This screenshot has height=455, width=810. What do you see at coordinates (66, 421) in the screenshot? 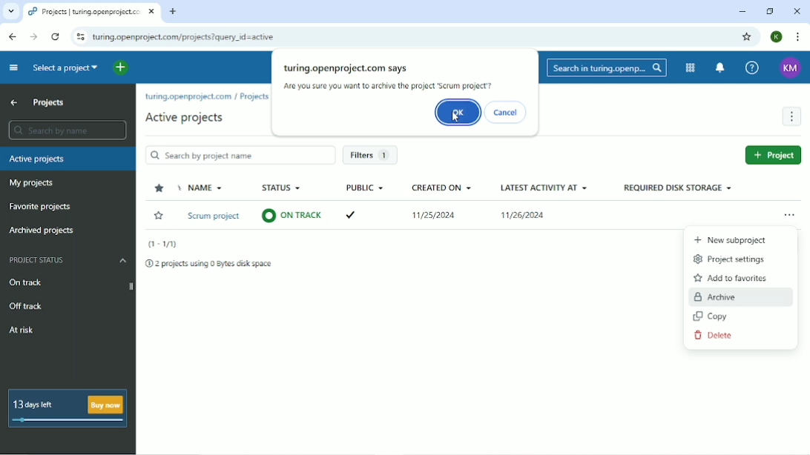
I see `days left` at bounding box center [66, 421].